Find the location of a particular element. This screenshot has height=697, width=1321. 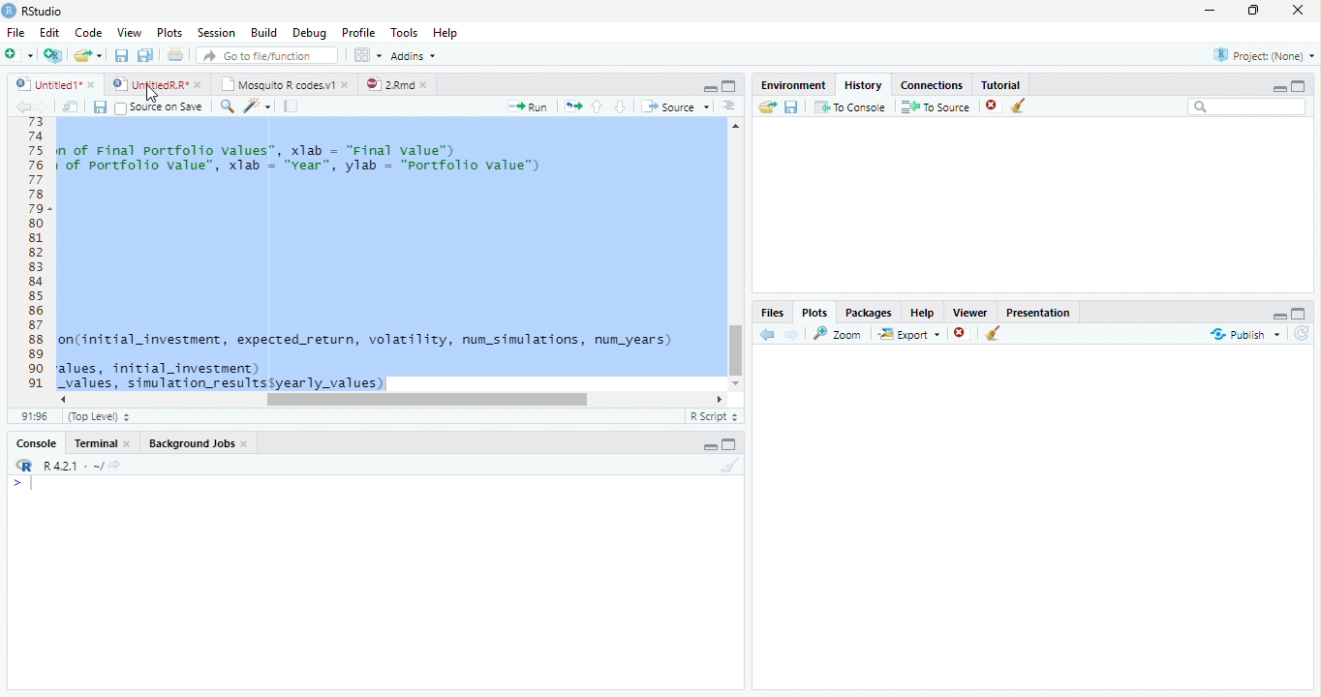

Help is located at coordinates (447, 34).